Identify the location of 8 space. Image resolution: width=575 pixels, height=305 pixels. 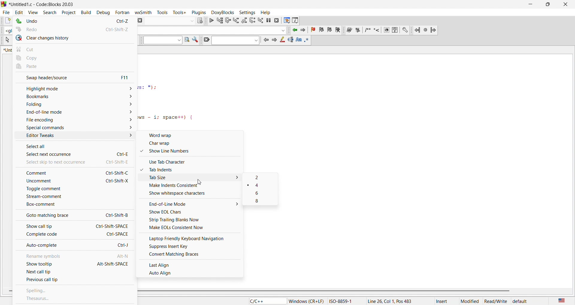
(262, 202).